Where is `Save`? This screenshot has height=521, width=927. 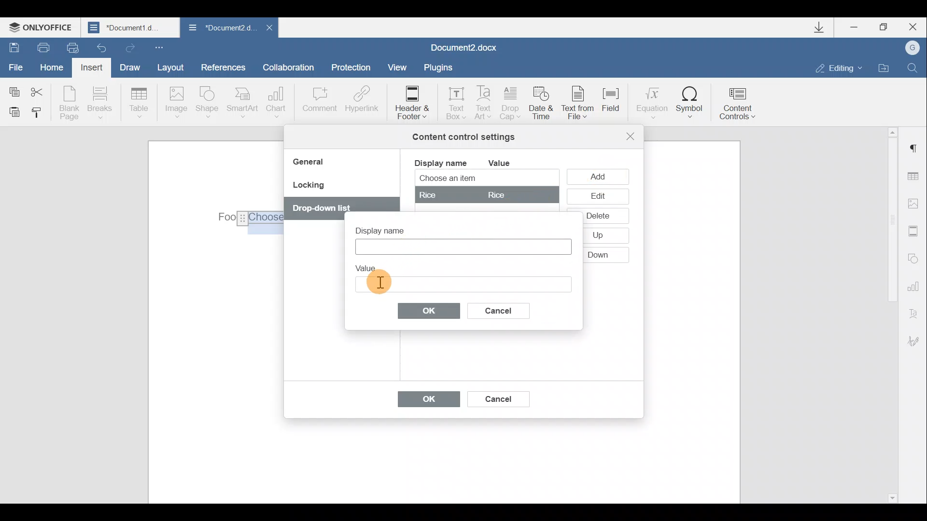 Save is located at coordinates (11, 46).